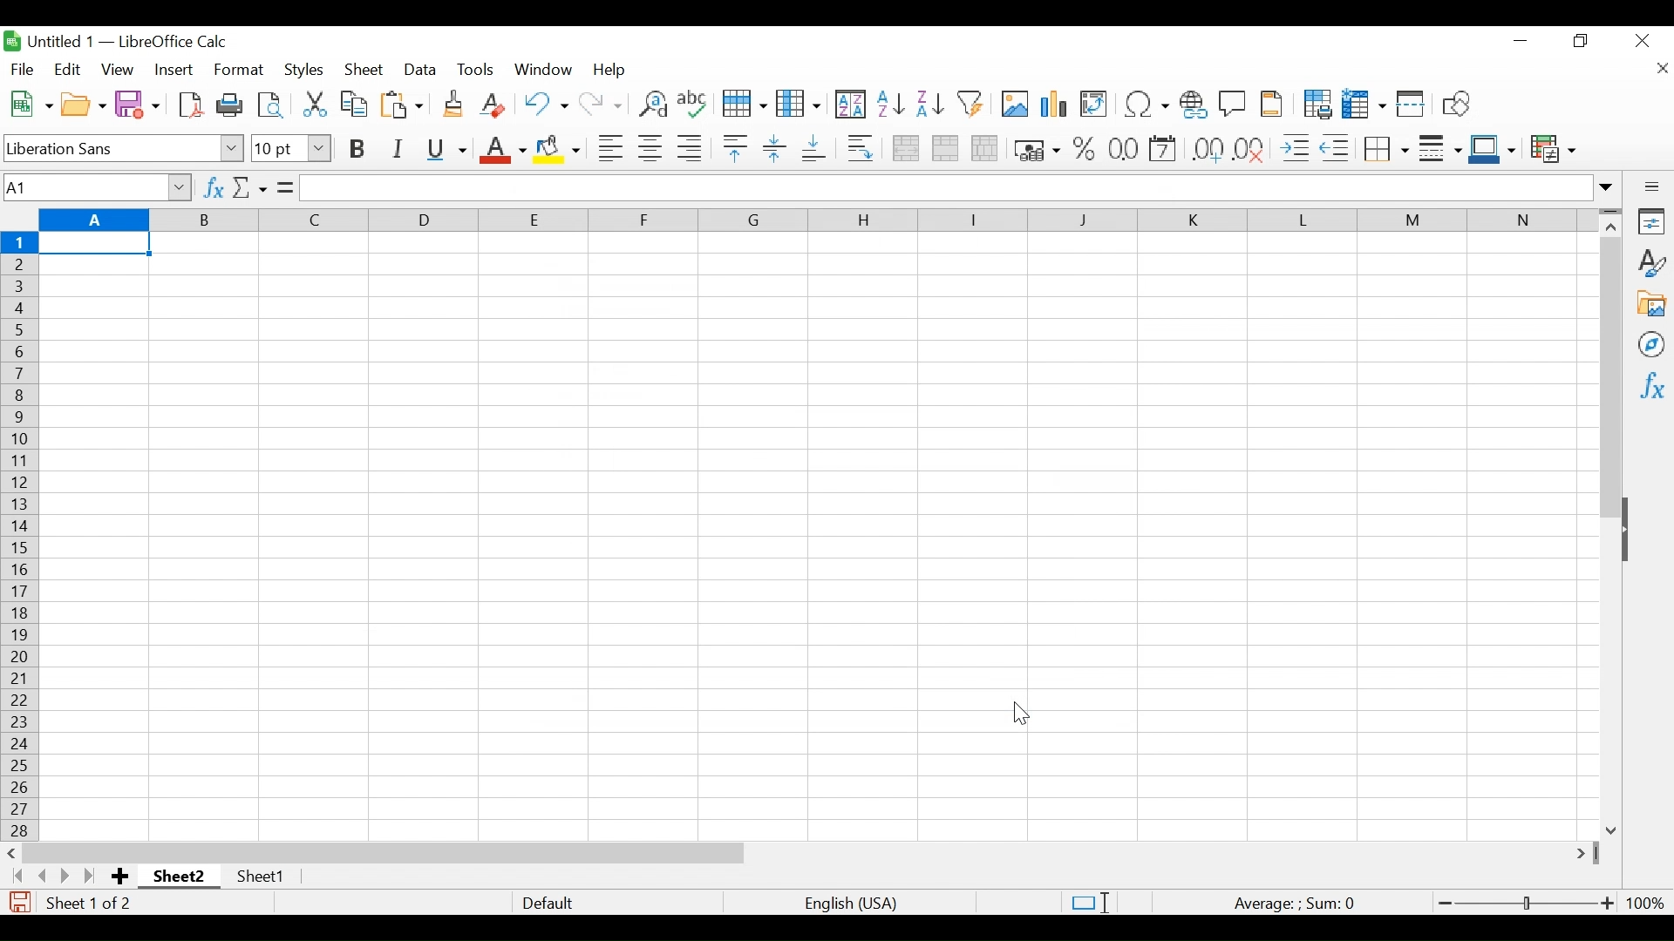  I want to click on Gallery, so click(1650, 302).